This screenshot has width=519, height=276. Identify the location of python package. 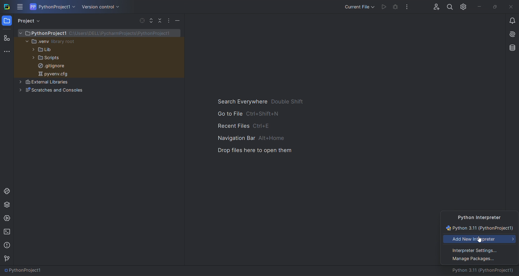
(7, 206).